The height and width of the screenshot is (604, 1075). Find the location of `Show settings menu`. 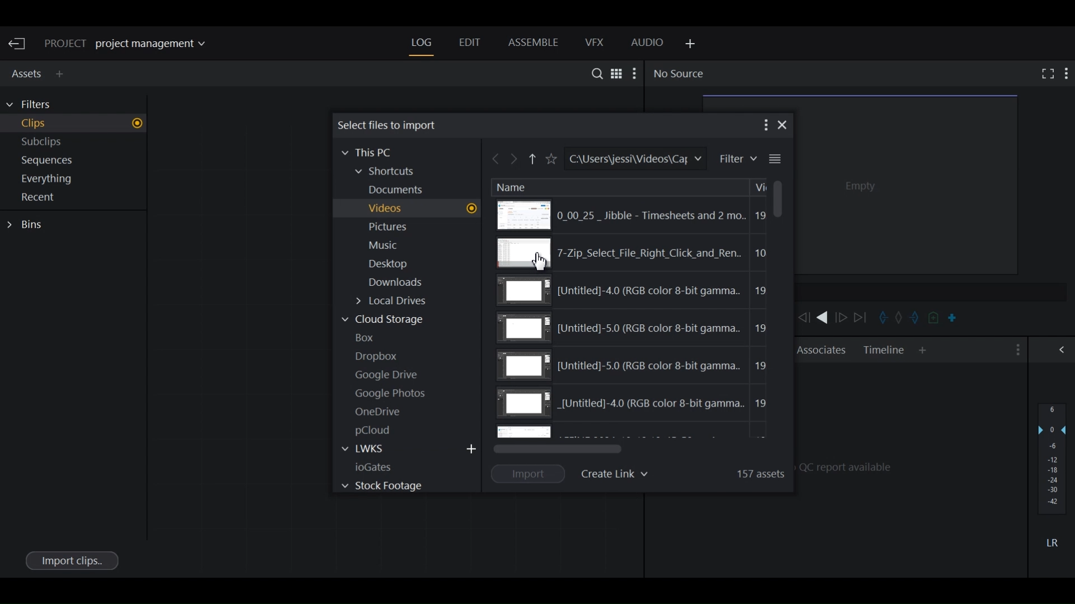

Show settings menu is located at coordinates (764, 125).